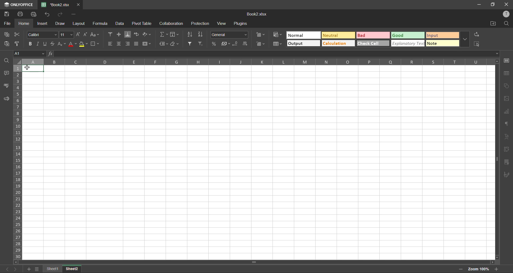 The width and height of the screenshot is (513, 273). Describe the element at coordinates (8, 44) in the screenshot. I see `paste` at that location.